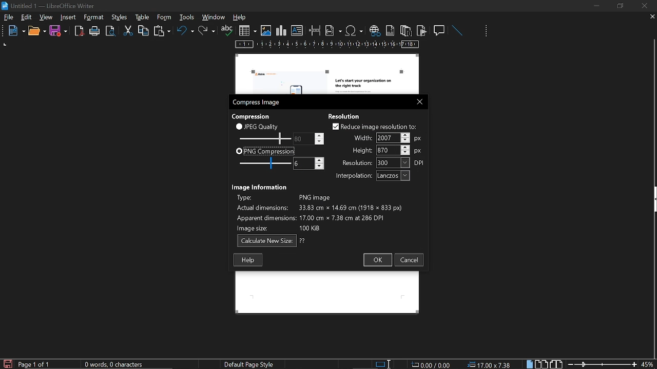 This screenshot has height=369, width=657. I want to click on side bar menu, so click(653, 199).